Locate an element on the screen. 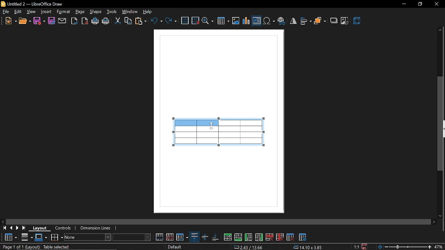 This screenshot has width=445, height=250. Minimize is located at coordinates (402, 4).